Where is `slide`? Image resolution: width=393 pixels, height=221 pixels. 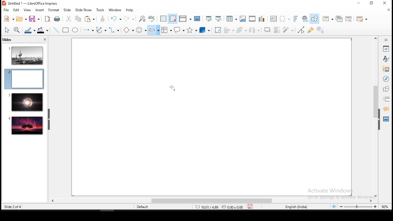 slide is located at coordinates (67, 10).